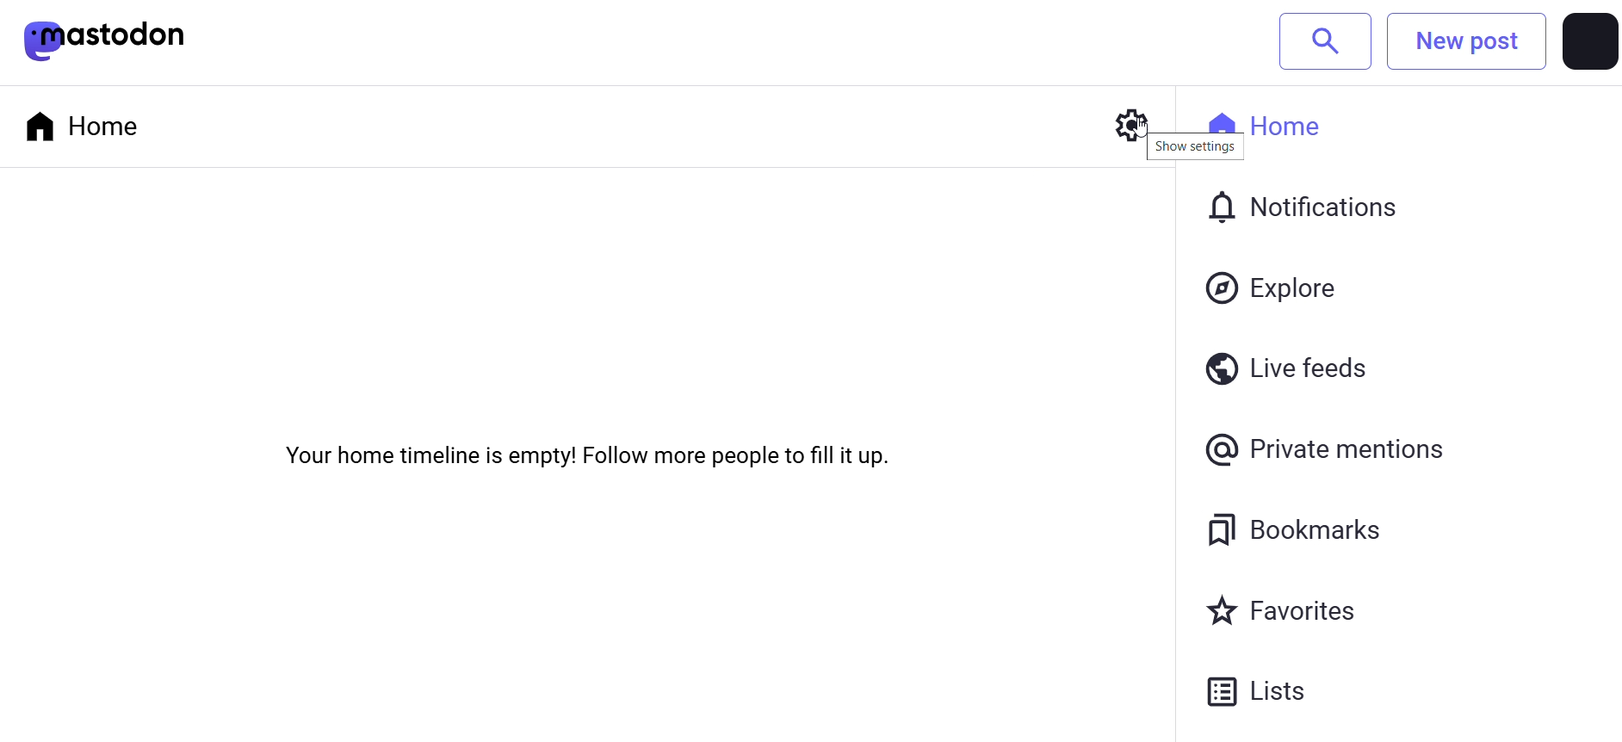  What do you see at coordinates (1119, 125) in the screenshot?
I see `setting` at bounding box center [1119, 125].